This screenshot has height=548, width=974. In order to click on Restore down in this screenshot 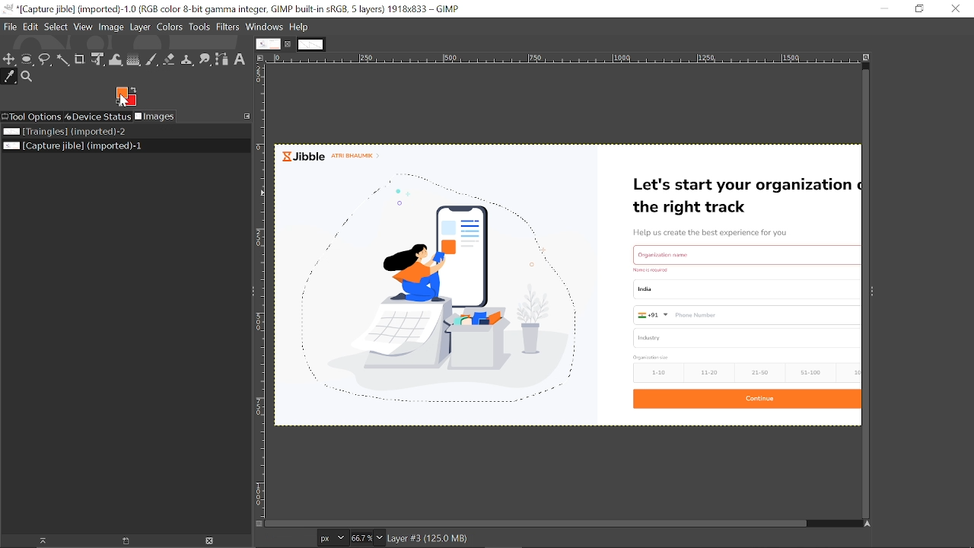, I will do `click(921, 9)`.